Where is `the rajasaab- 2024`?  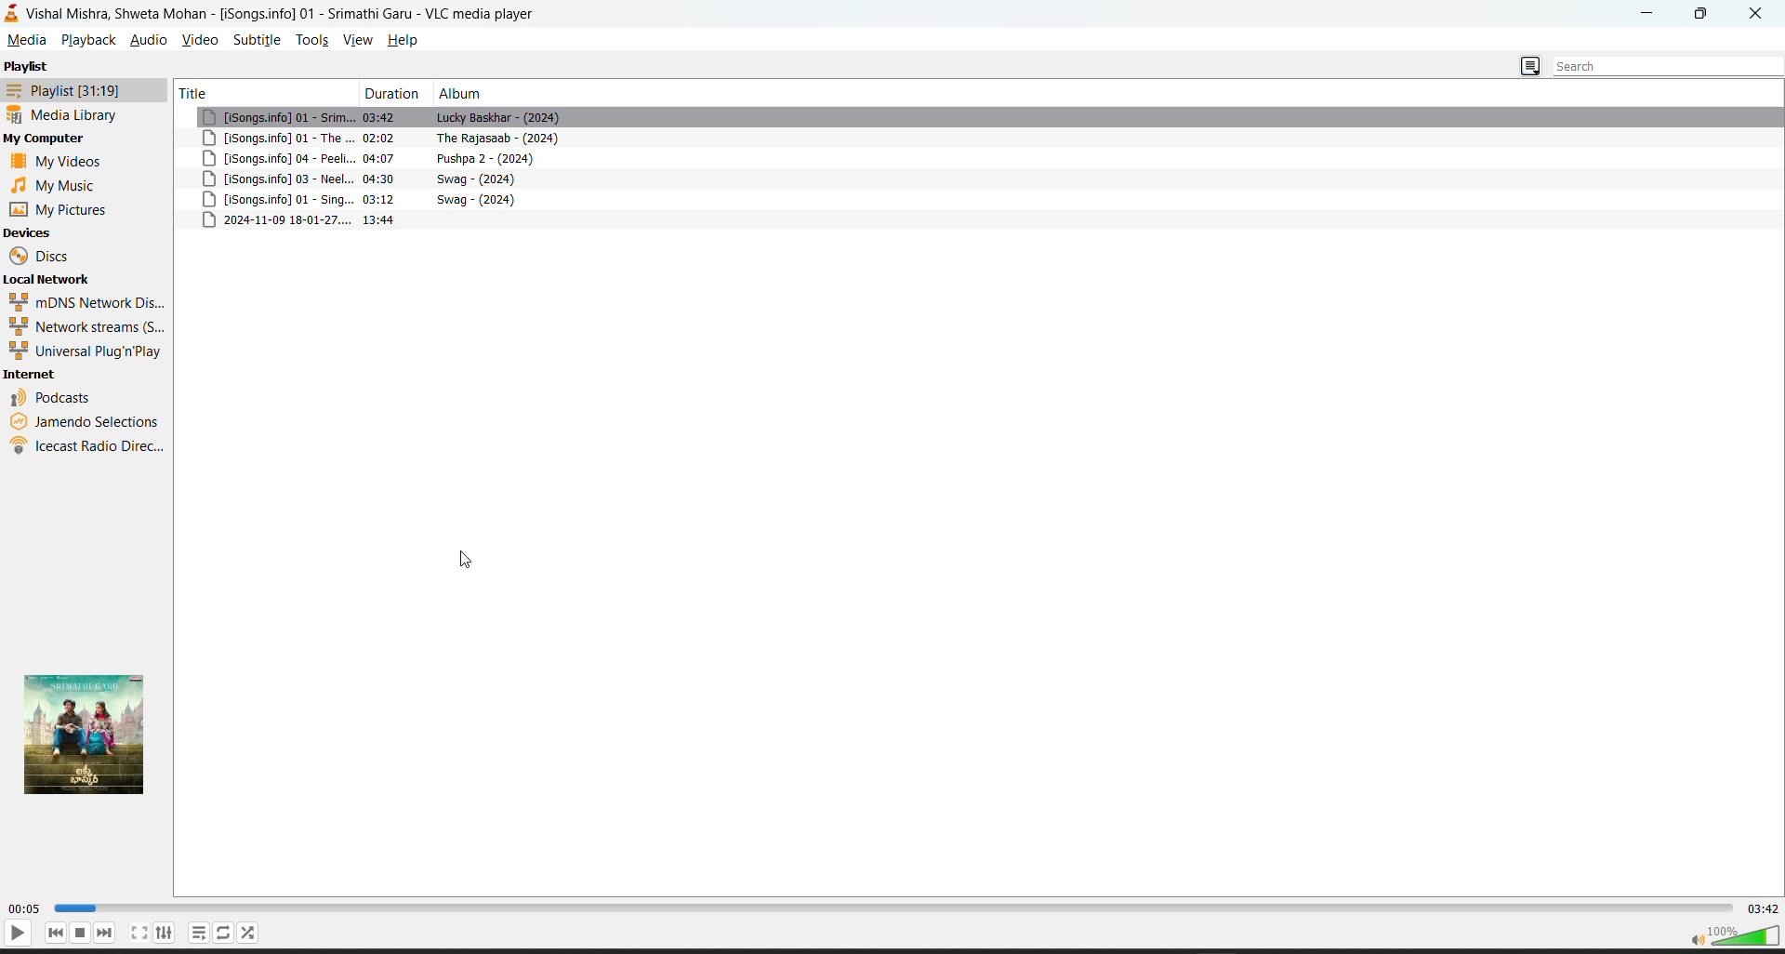
the rajasaab- 2024 is located at coordinates (501, 139).